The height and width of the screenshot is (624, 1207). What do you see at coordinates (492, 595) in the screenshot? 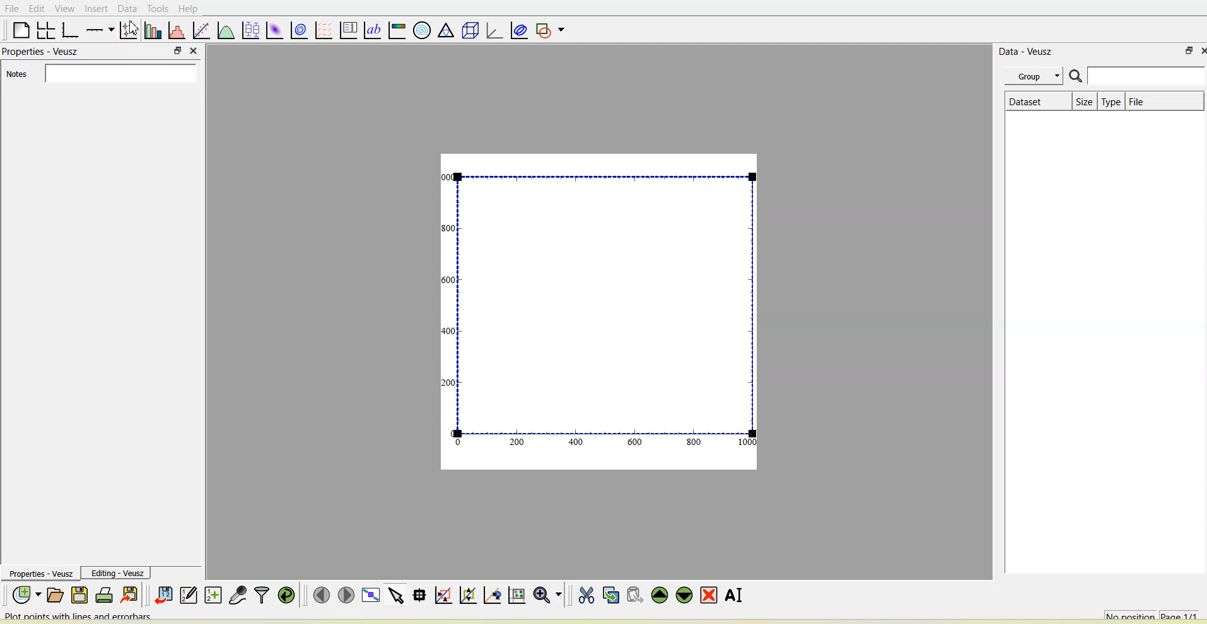
I see `Click to recenter graph axes` at bounding box center [492, 595].